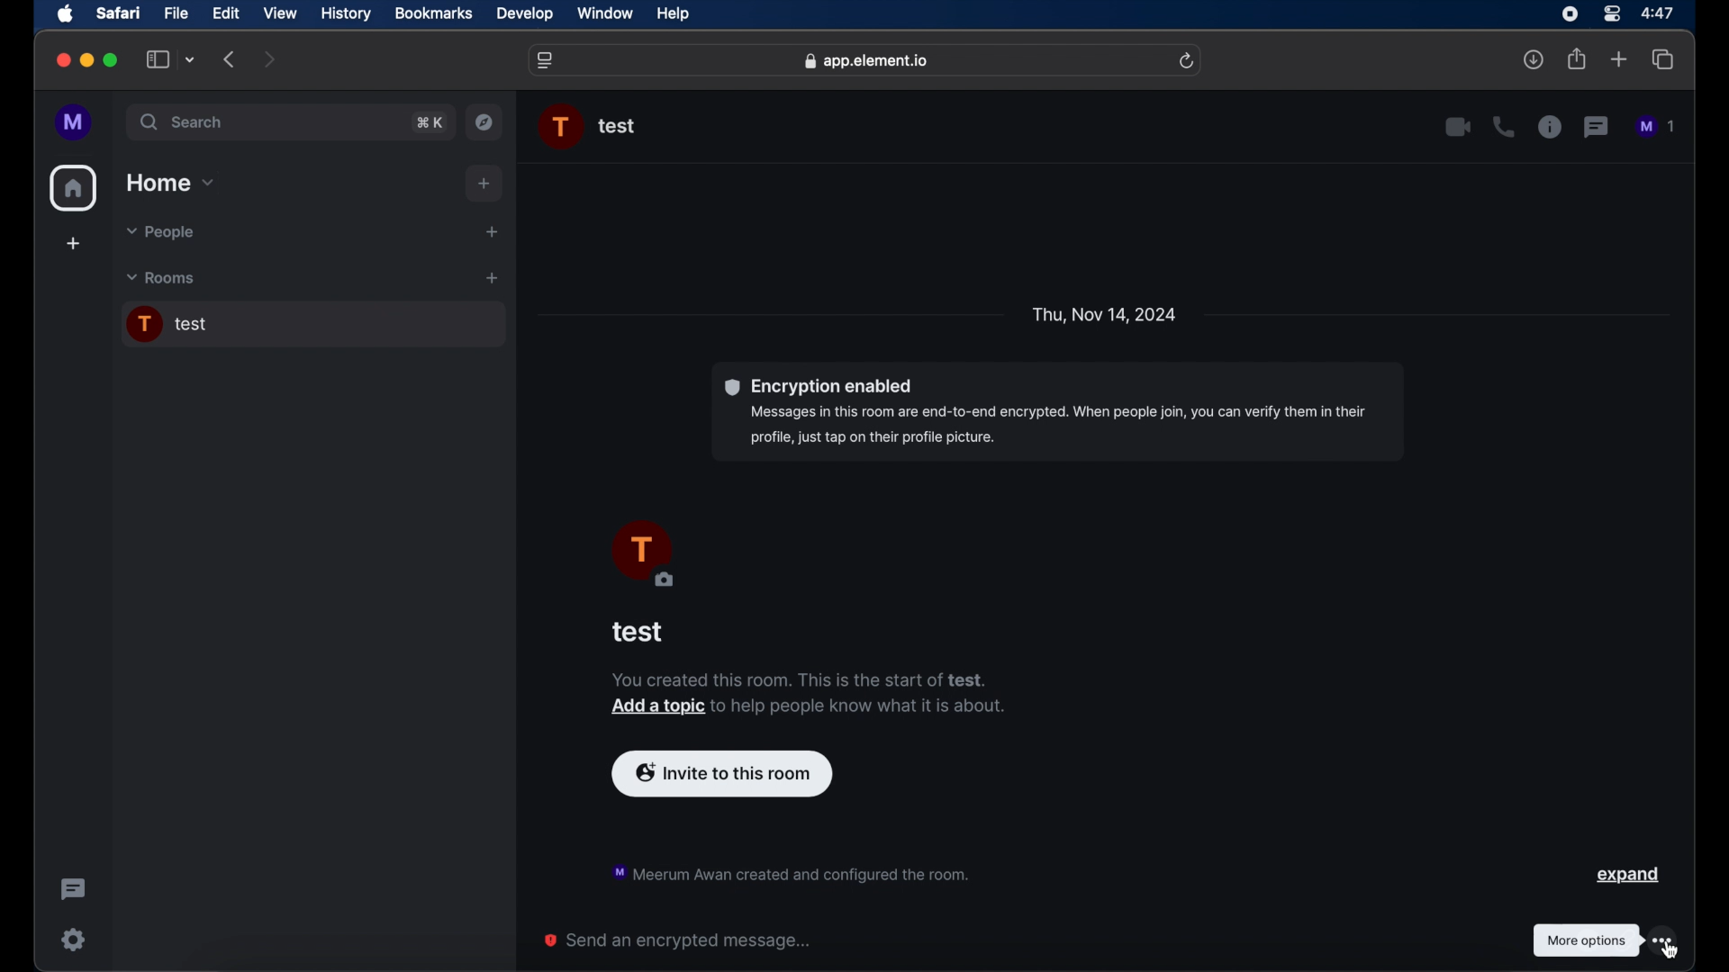 The width and height of the screenshot is (1729, 972). I want to click on next, so click(270, 58).